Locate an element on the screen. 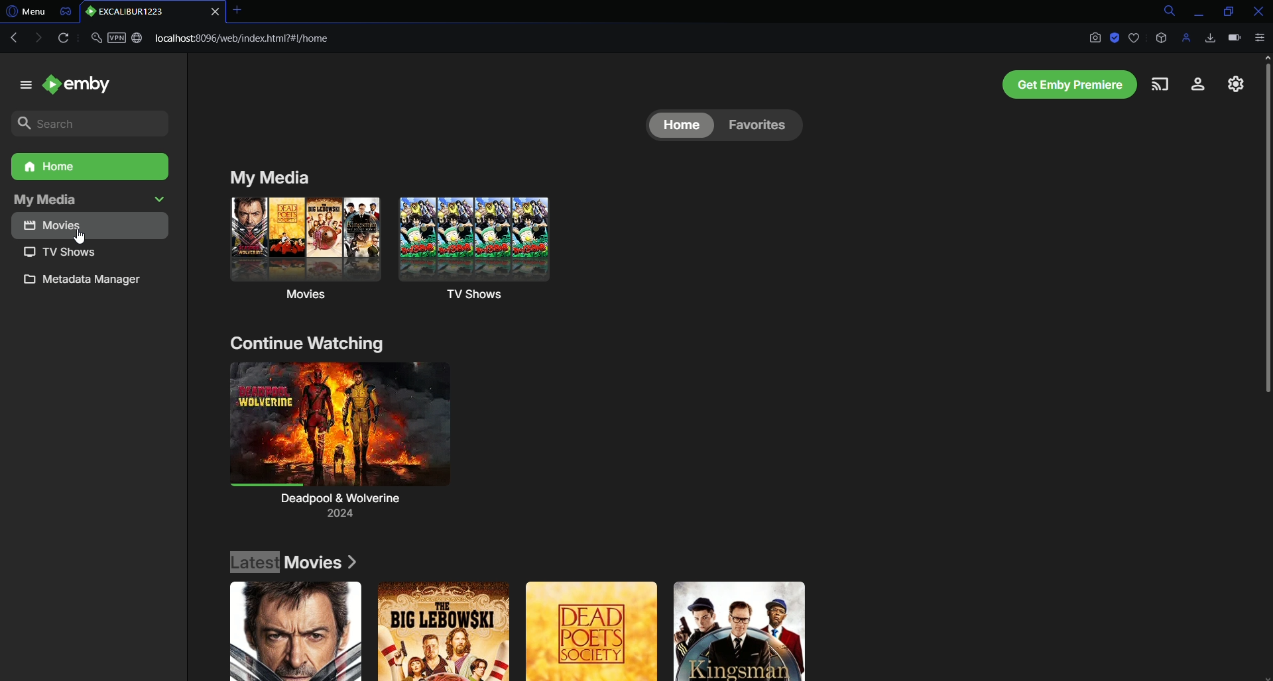 This screenshot has width=1273, height=681. Security and VPN is located at coordinates (117, 41).